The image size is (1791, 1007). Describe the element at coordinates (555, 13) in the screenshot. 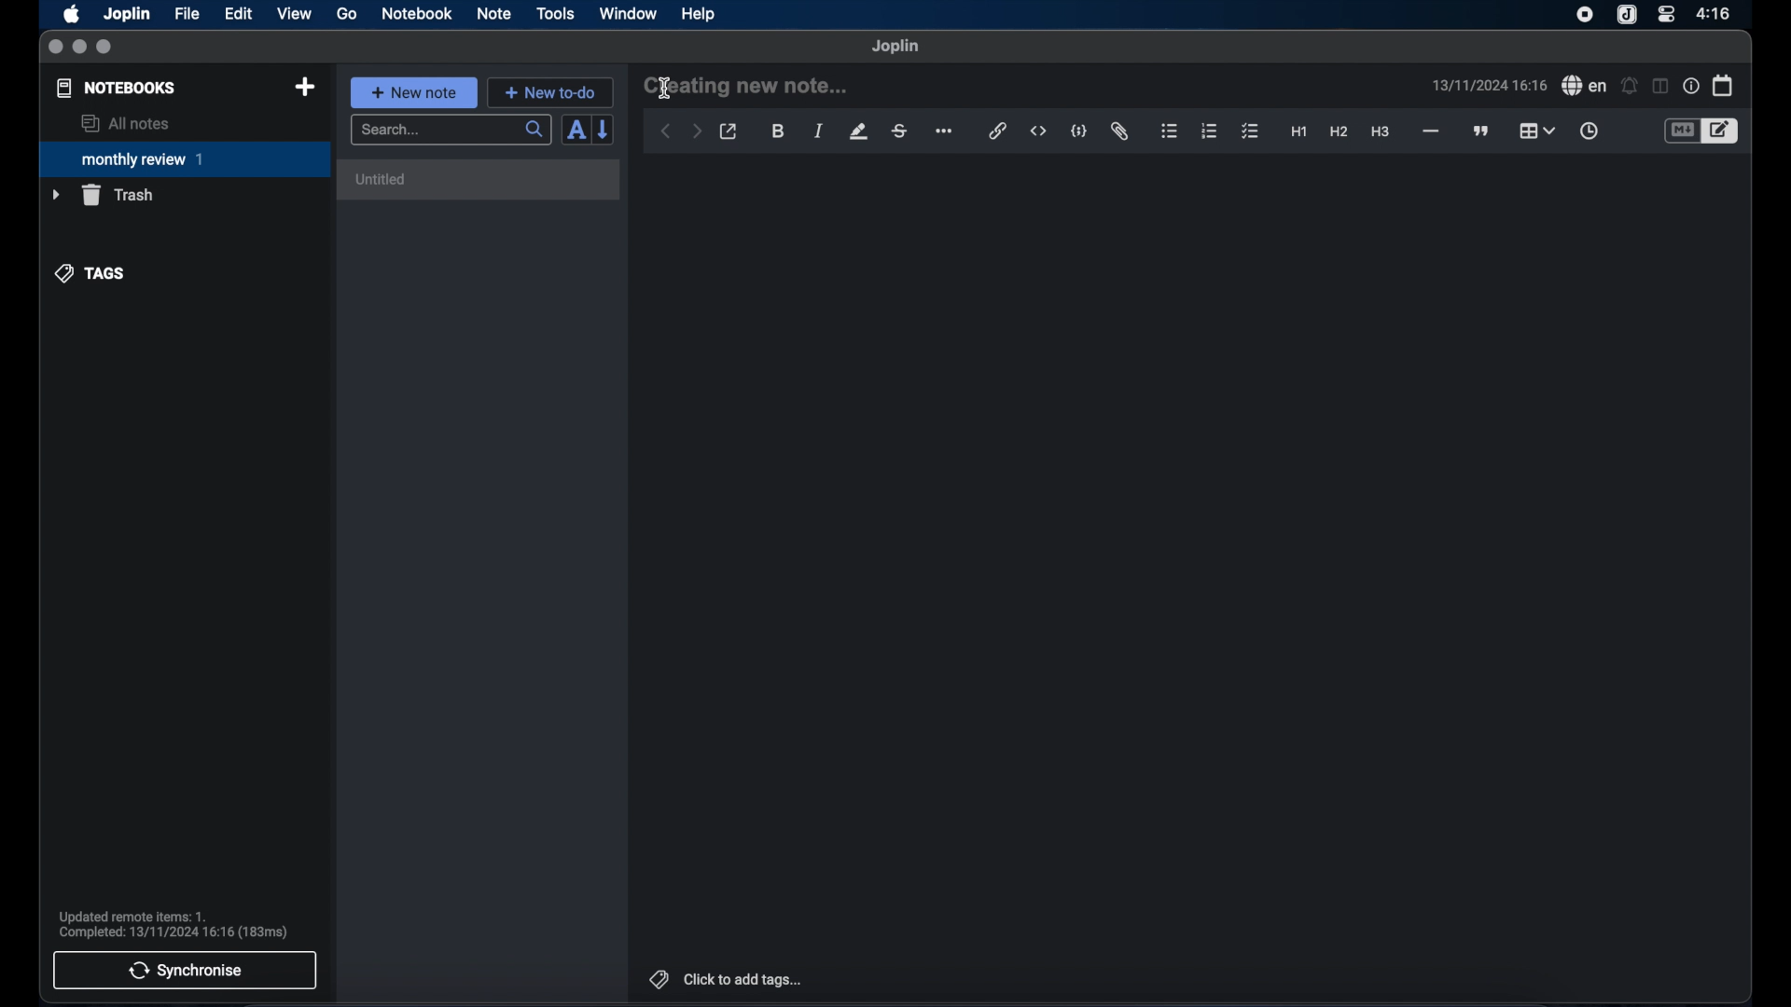

I see `tools` at that location.